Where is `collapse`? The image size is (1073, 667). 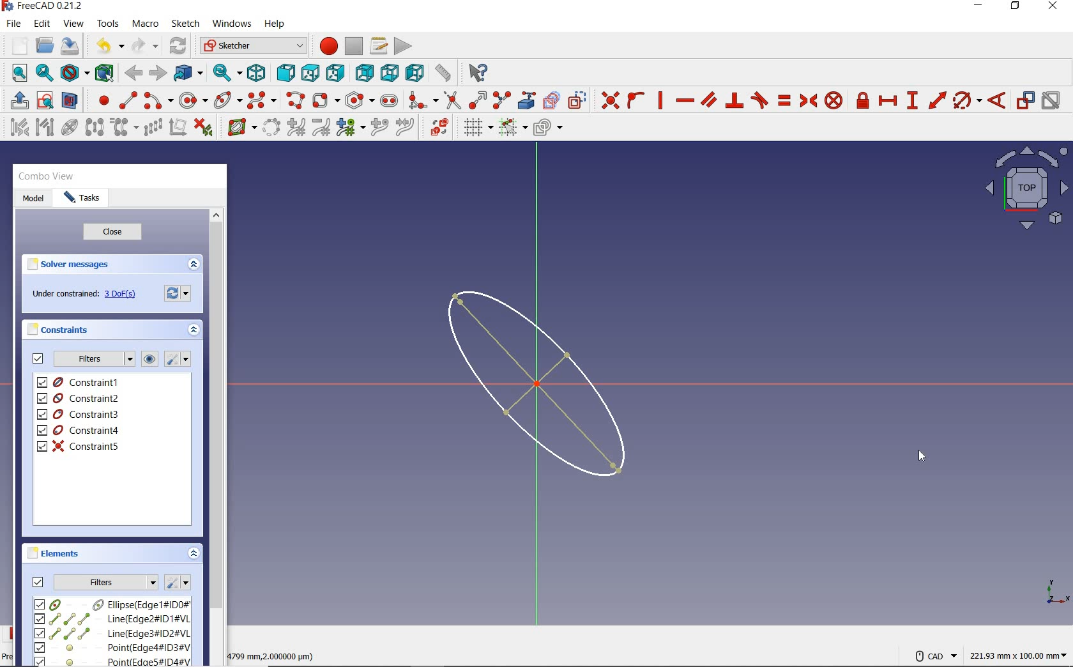 collapse is located at coordinates (195, 332).